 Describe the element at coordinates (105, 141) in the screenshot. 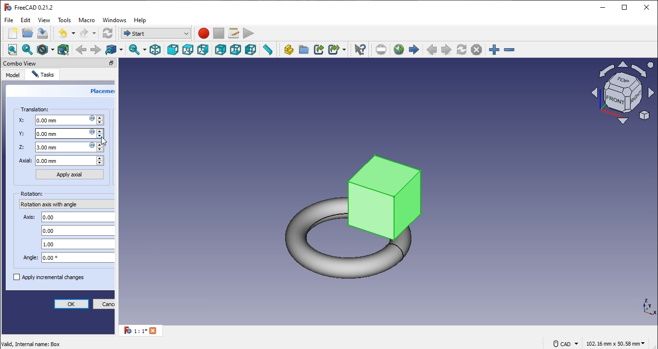

I see `navigation` at that location.